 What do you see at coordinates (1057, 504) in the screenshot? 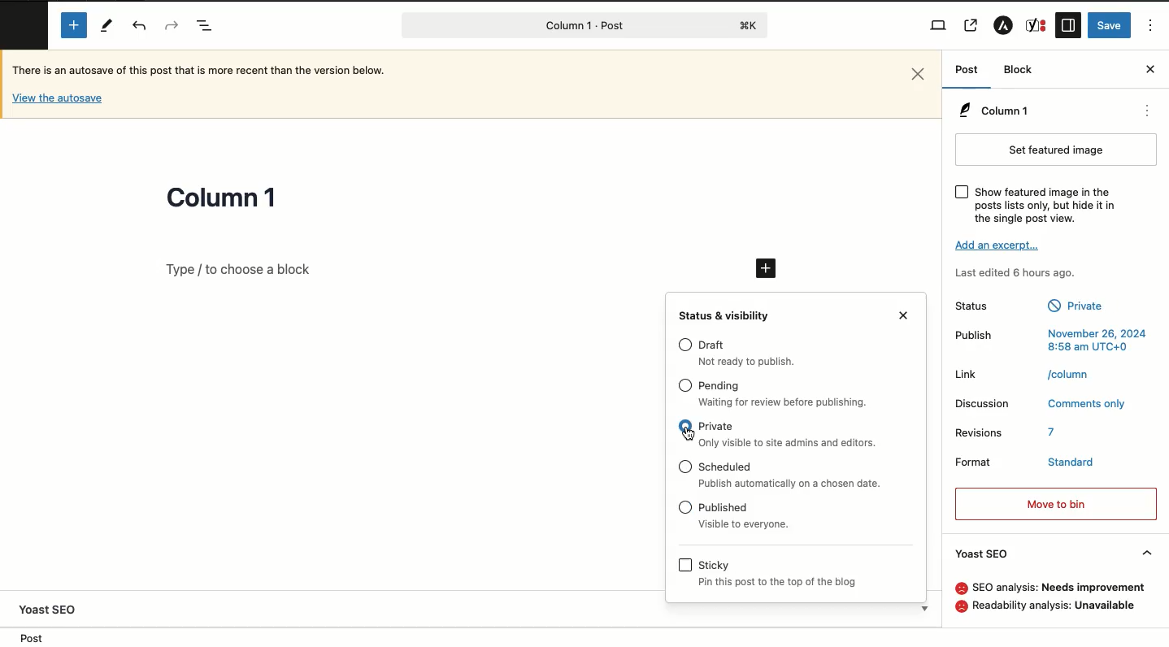
I see `Move to bin` at bounding box center [1057, 504].